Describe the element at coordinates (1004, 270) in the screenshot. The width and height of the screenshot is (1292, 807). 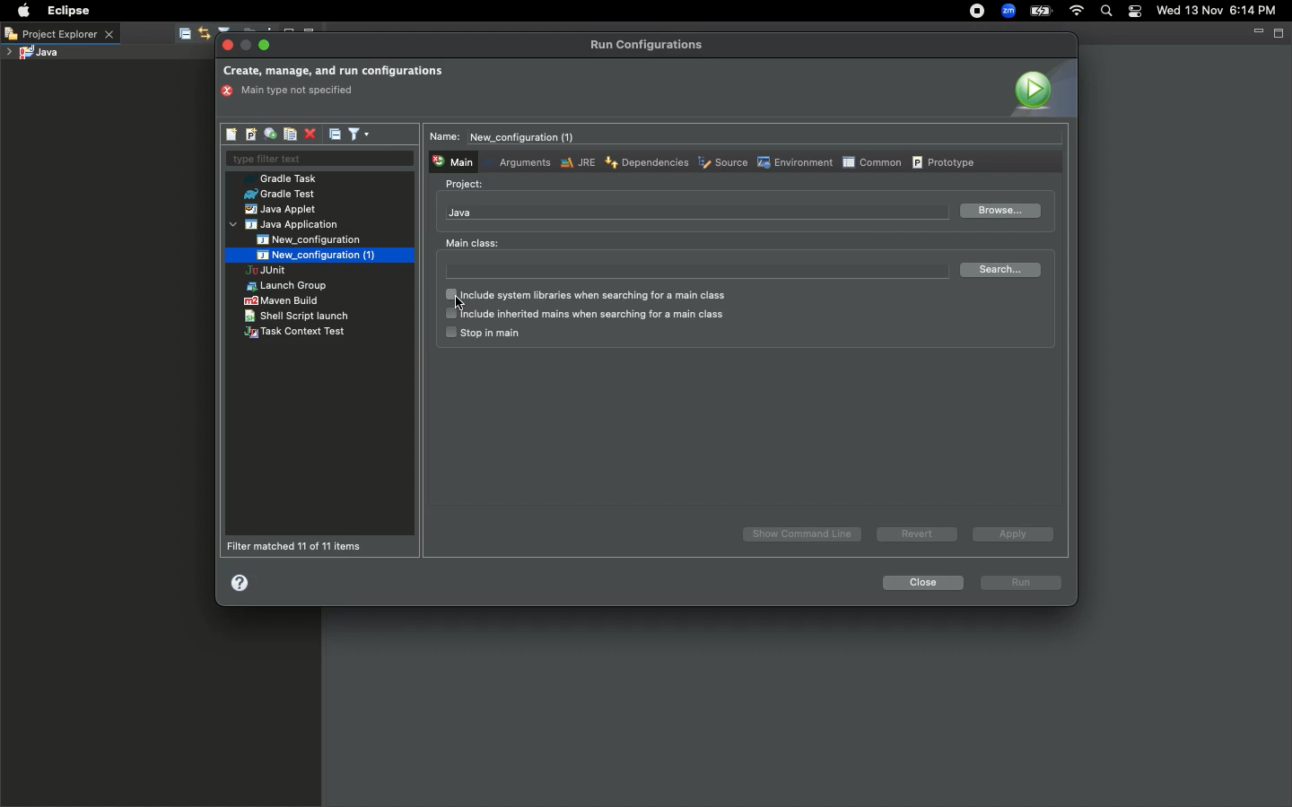
I see `Search...` at that location.